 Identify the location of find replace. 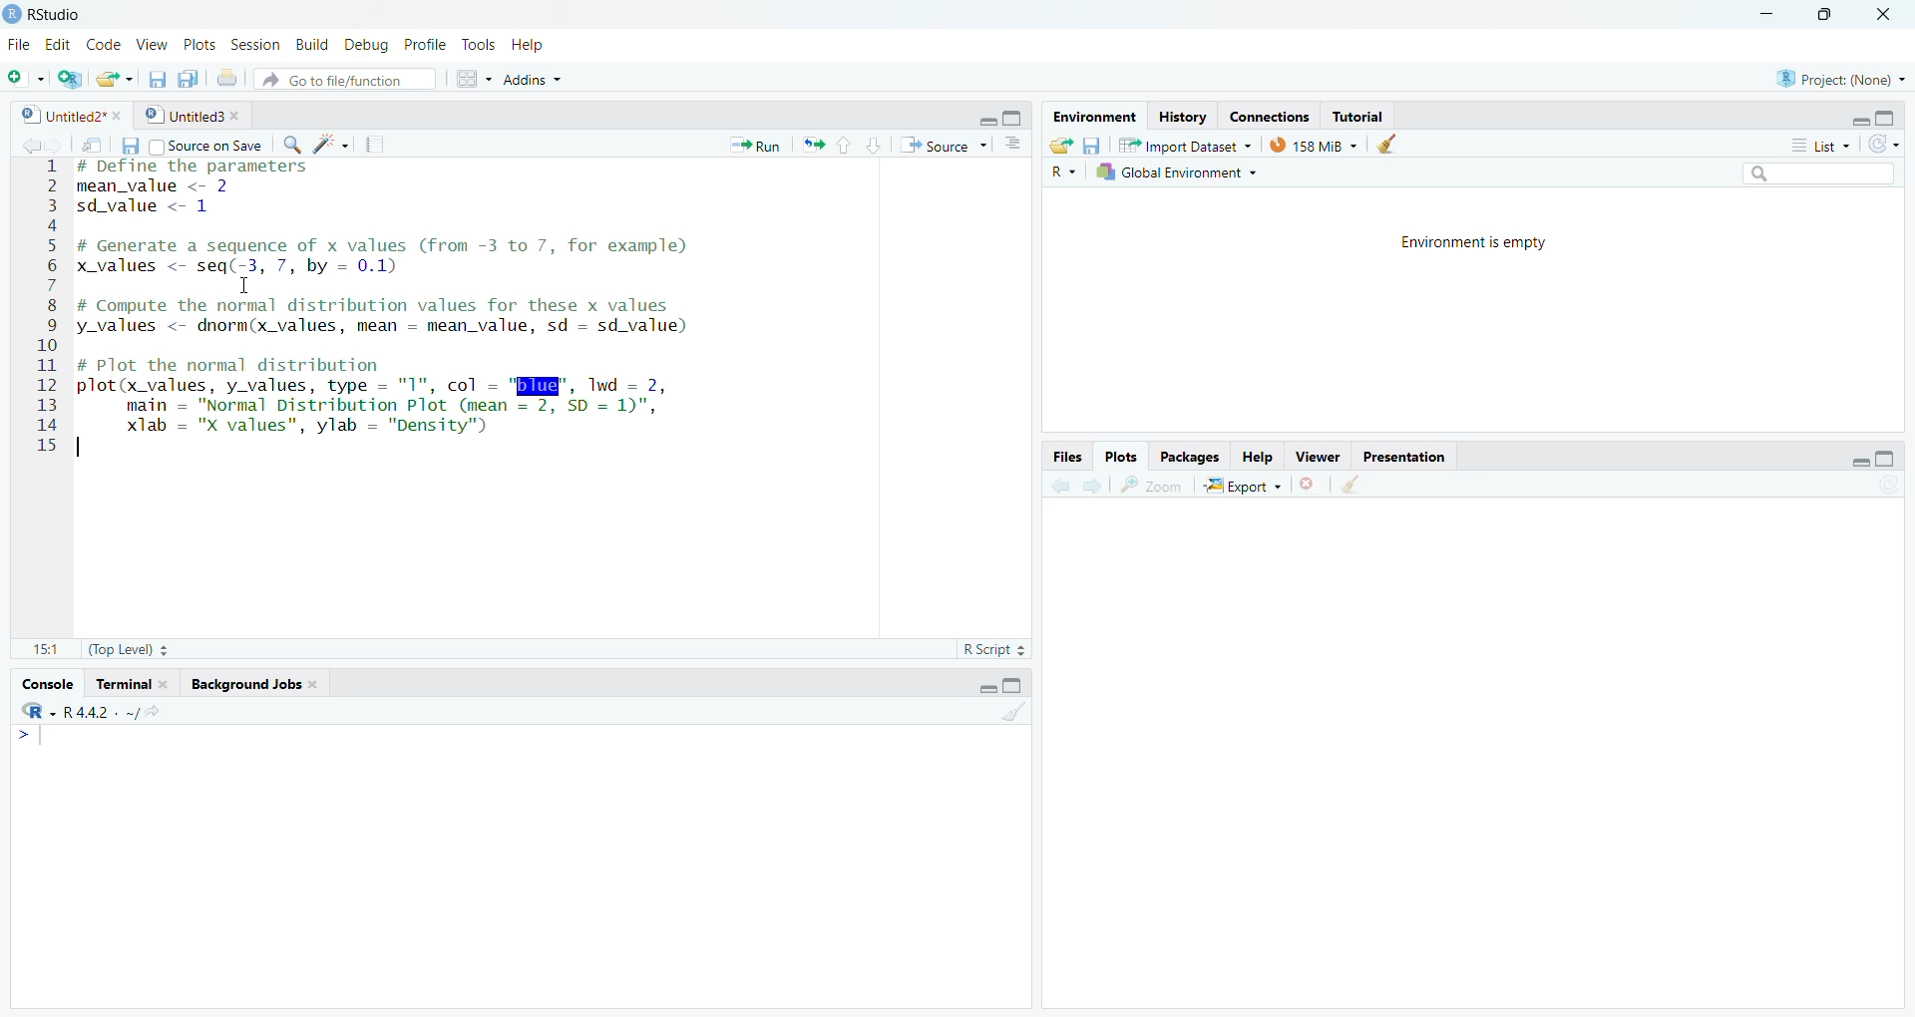
(290, 144).